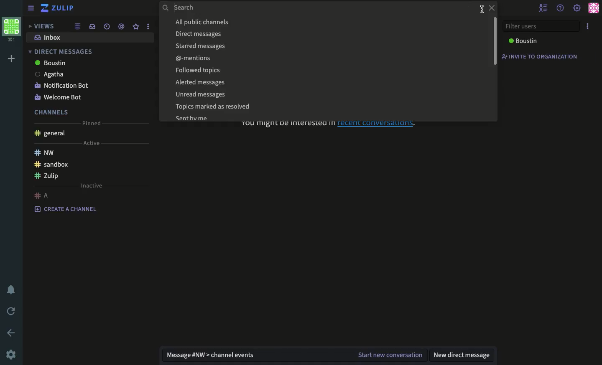  What do you see at coordinates (12, 57) in the screenshot?
I see `add workspace` at bounding box center [12, 57].